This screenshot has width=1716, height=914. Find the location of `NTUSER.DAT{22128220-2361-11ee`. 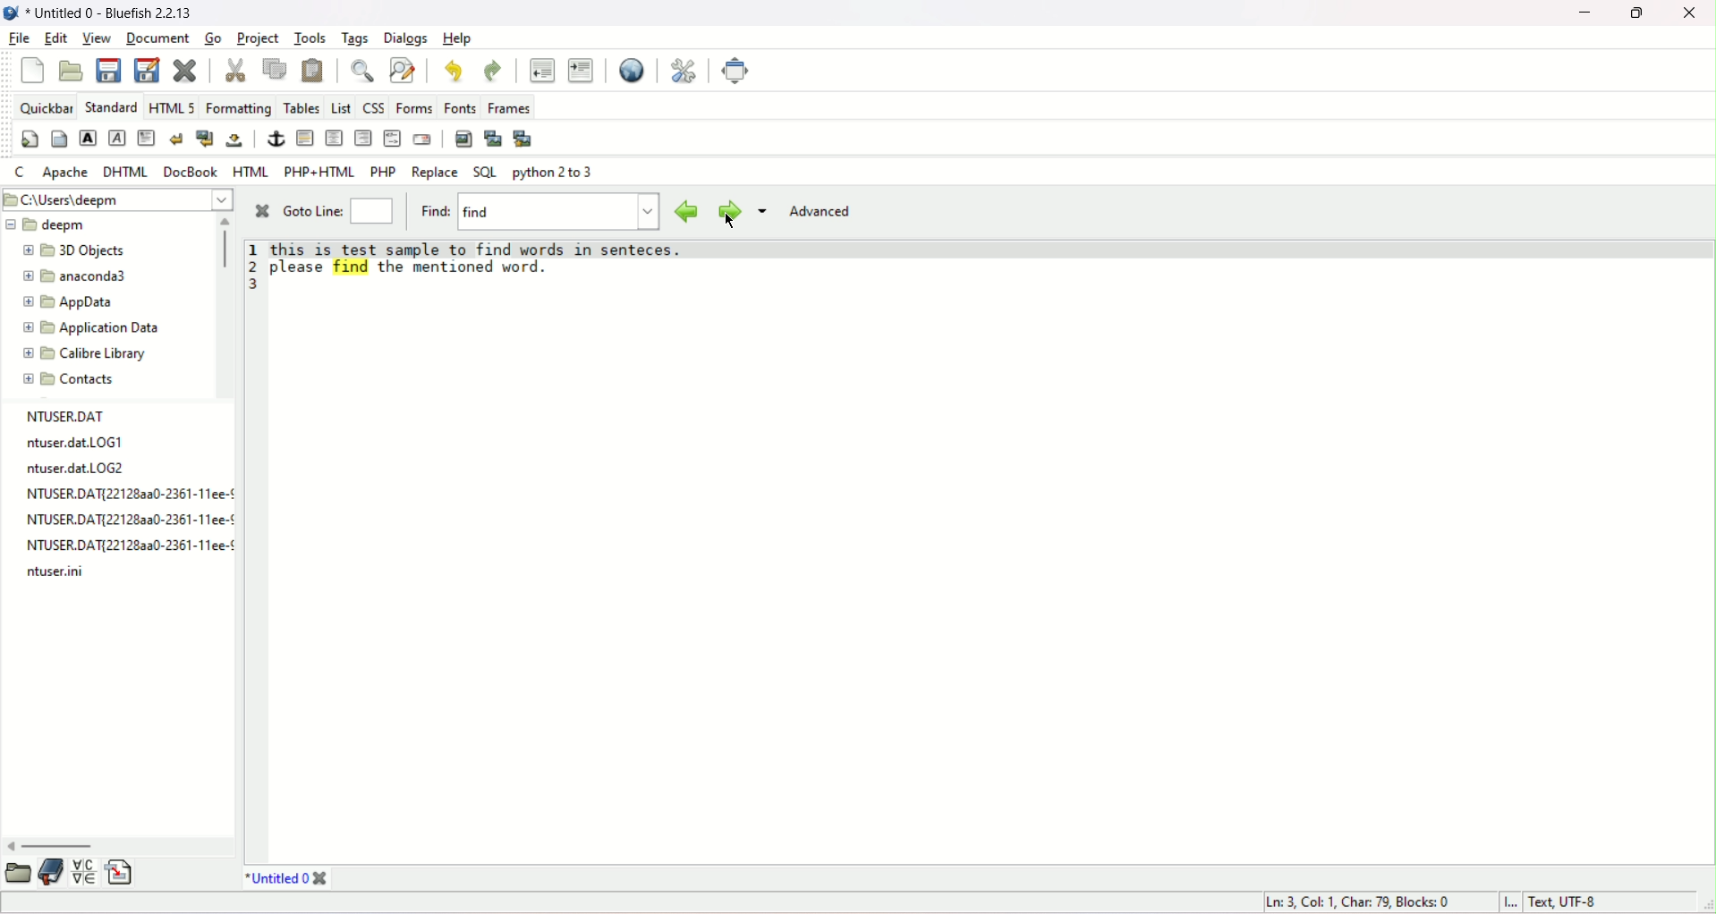

NTUSER.DAT{22128220-2361-11ee is located at coordinates (118, 521).